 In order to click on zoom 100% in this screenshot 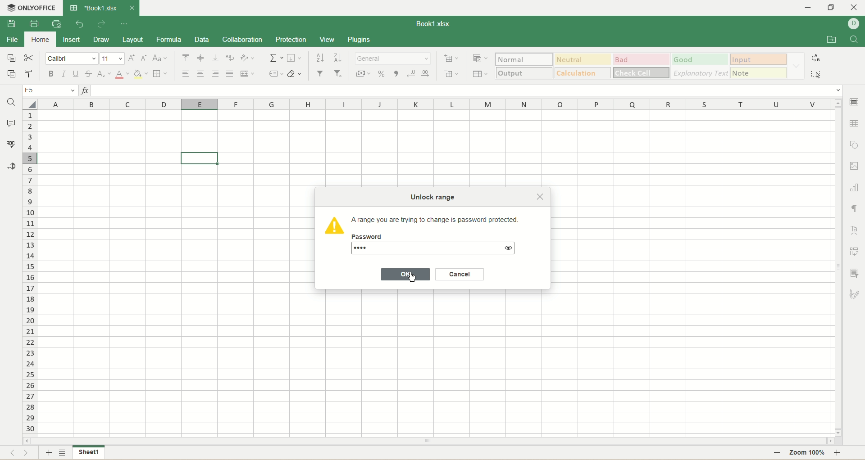, I will do `click(809, 454)`.